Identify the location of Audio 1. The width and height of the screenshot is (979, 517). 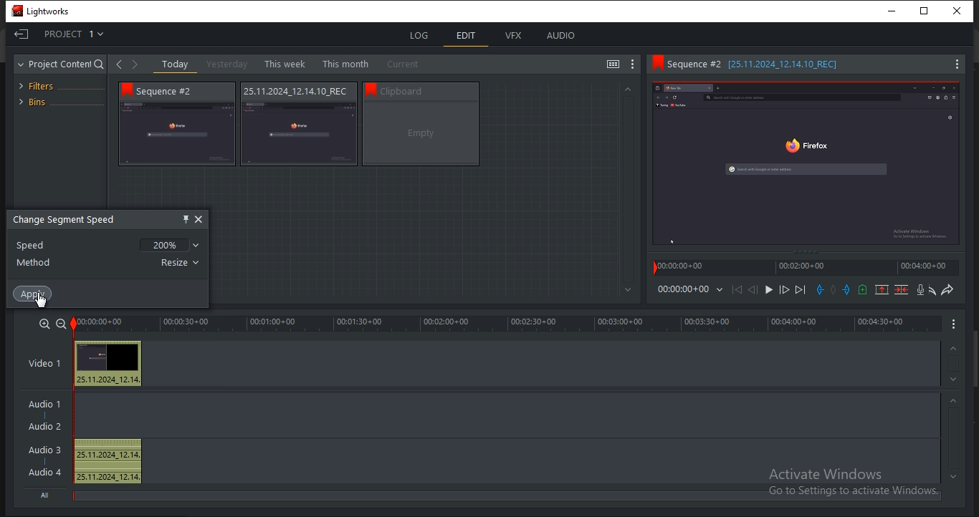
(47, 407).